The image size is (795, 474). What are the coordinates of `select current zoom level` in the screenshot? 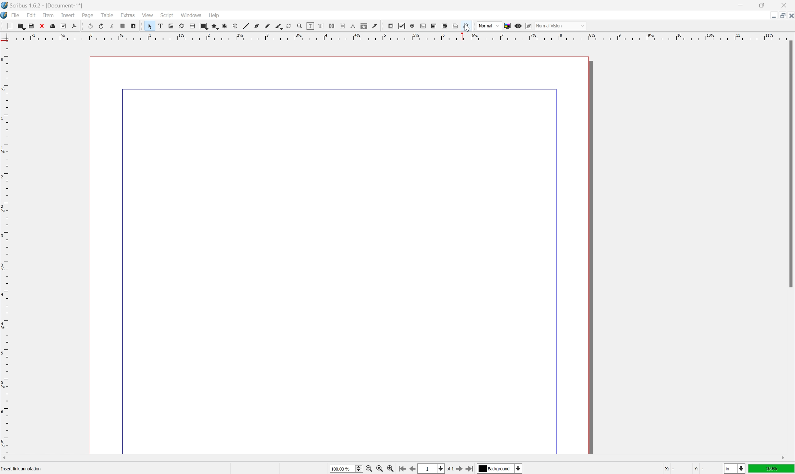 It's located at (346, 468).